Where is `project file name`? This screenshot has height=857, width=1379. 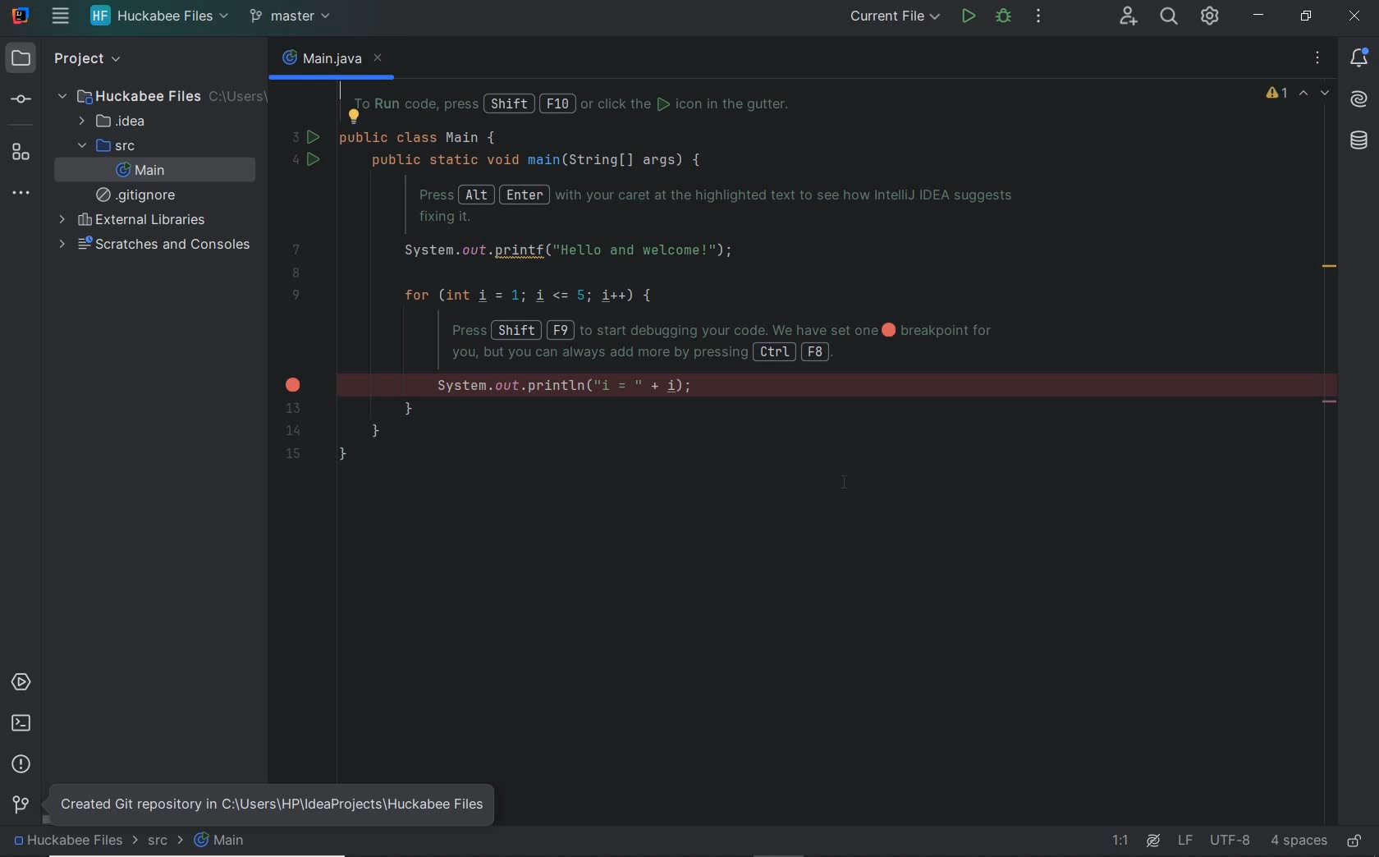 project file name is located at coordinates (65, 844).